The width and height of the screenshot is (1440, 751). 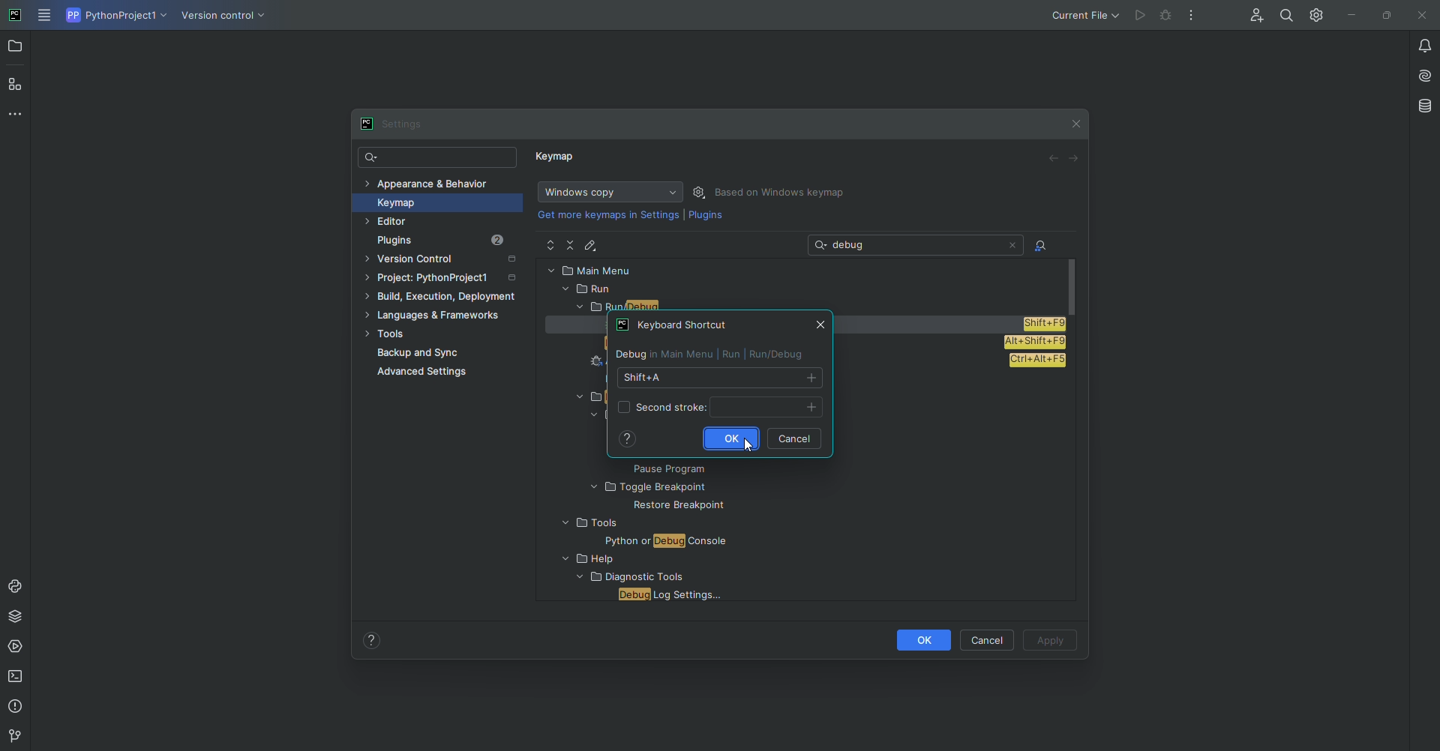 I want to click on Cancel, so click(x=989, y=639).